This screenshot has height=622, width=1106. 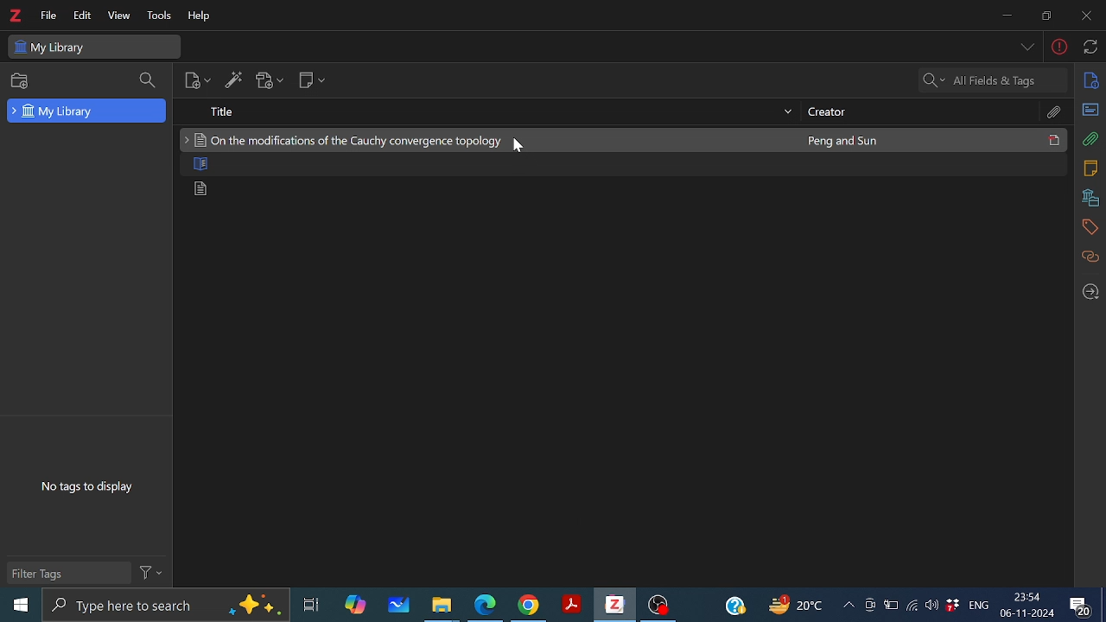 What do you see at coordinates (486, 111) in the screenshot?
I see `Title` at bounding box center [486, 111].